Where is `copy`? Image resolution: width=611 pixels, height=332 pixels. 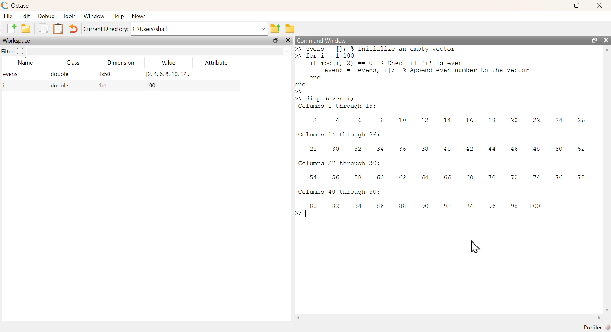 copy is located at coordinates (43, 30).